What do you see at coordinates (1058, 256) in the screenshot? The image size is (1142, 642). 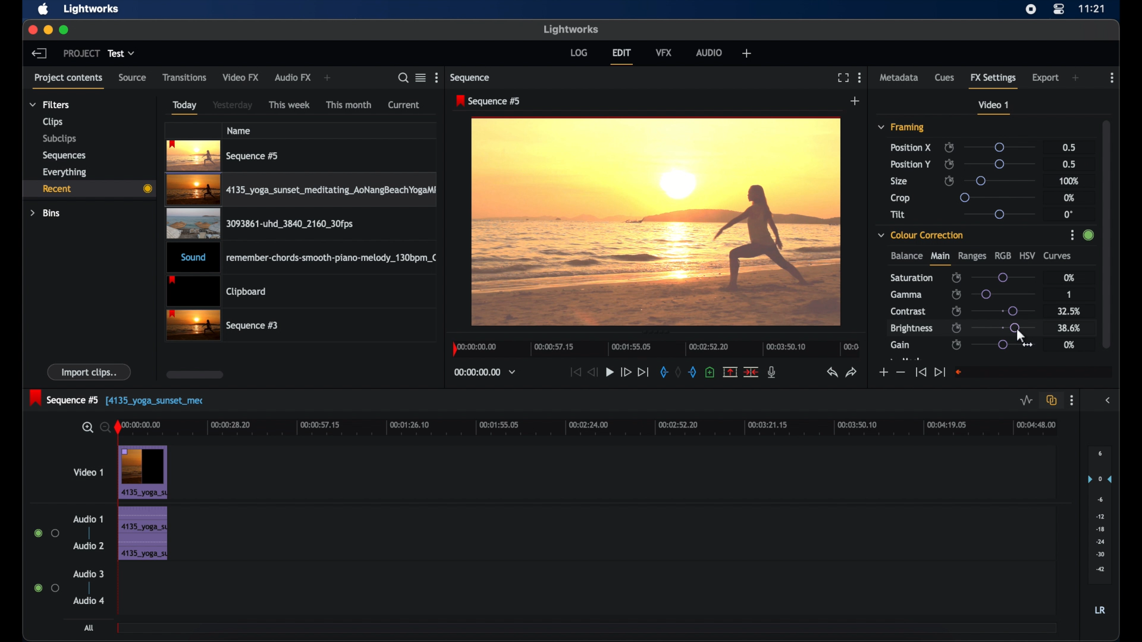 I see `curves` at bounding box center [1058, 256].